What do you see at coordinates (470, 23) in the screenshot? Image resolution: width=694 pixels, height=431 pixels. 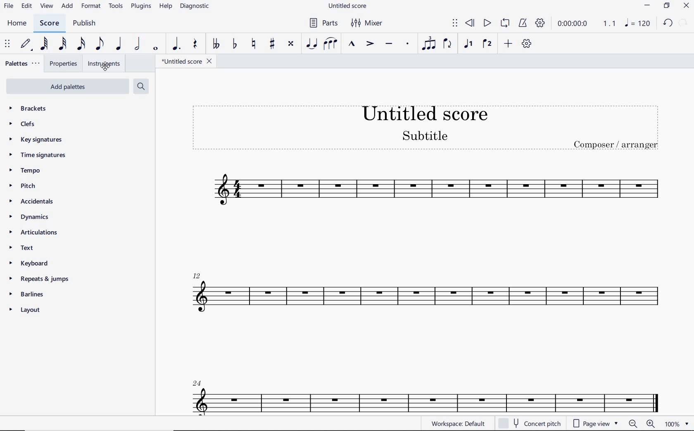 I see `REWIND` at bounding box center [470, 23].